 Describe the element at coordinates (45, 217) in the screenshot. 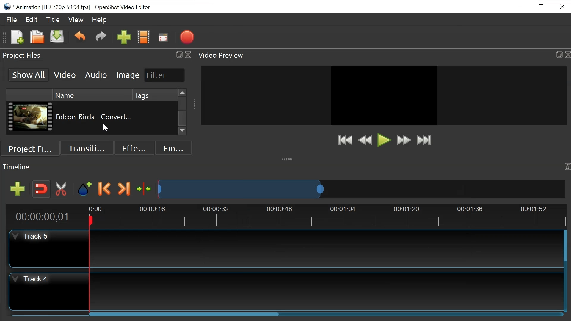

I see `Current Position` at that location.